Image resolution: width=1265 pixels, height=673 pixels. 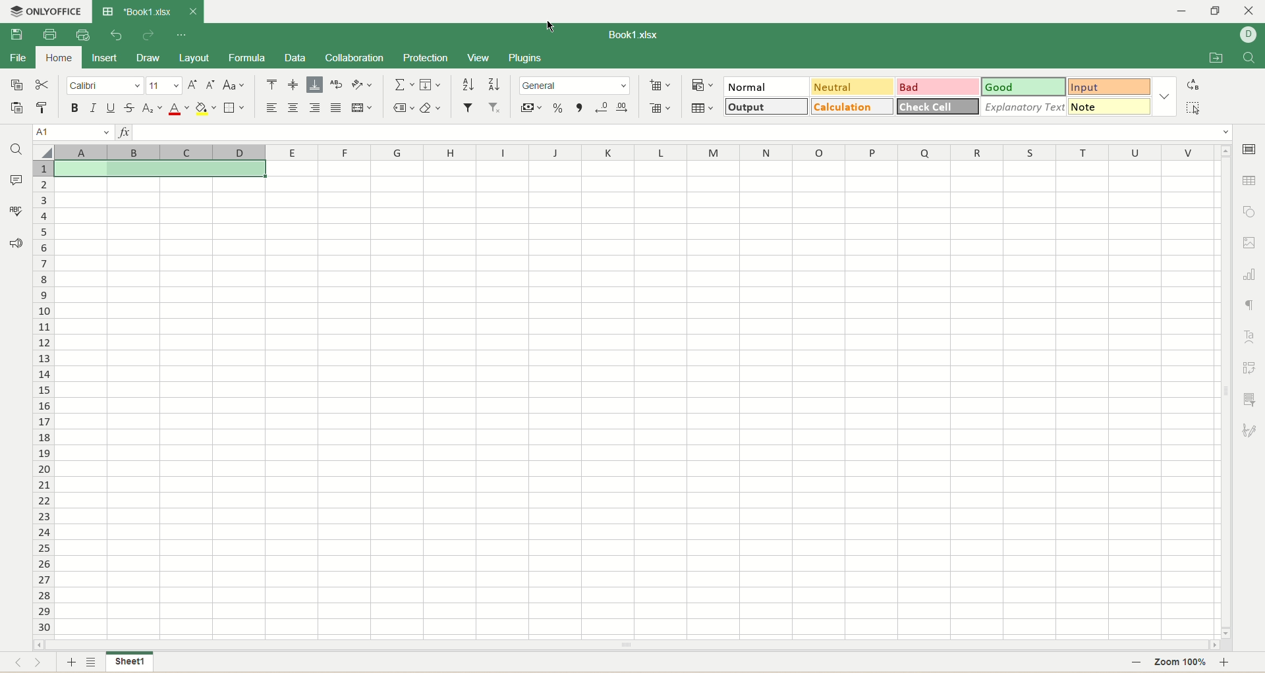 I want to click on border, so click(x=233, y=109).